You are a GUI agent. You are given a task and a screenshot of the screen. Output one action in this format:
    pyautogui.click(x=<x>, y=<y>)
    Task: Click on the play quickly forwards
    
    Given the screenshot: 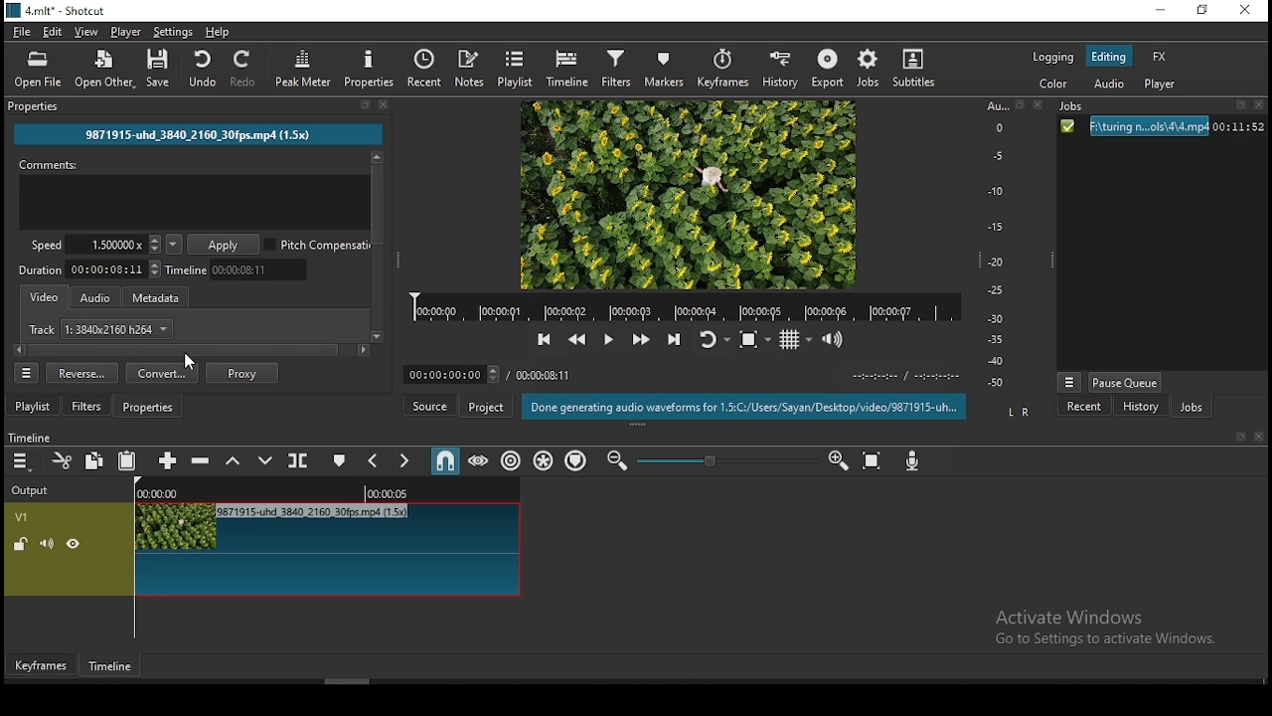 What is the action you would take?
    pyautogui.click(x=645, y=339)
    